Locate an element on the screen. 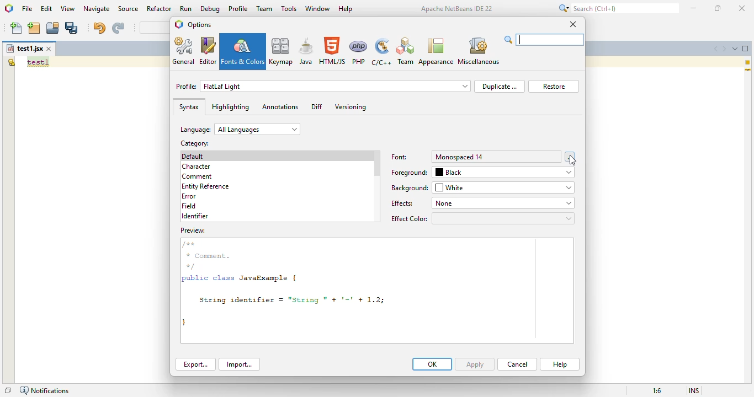 The width and height of the screenshot is (754, 397). debug is located at coordinates (211, 9).